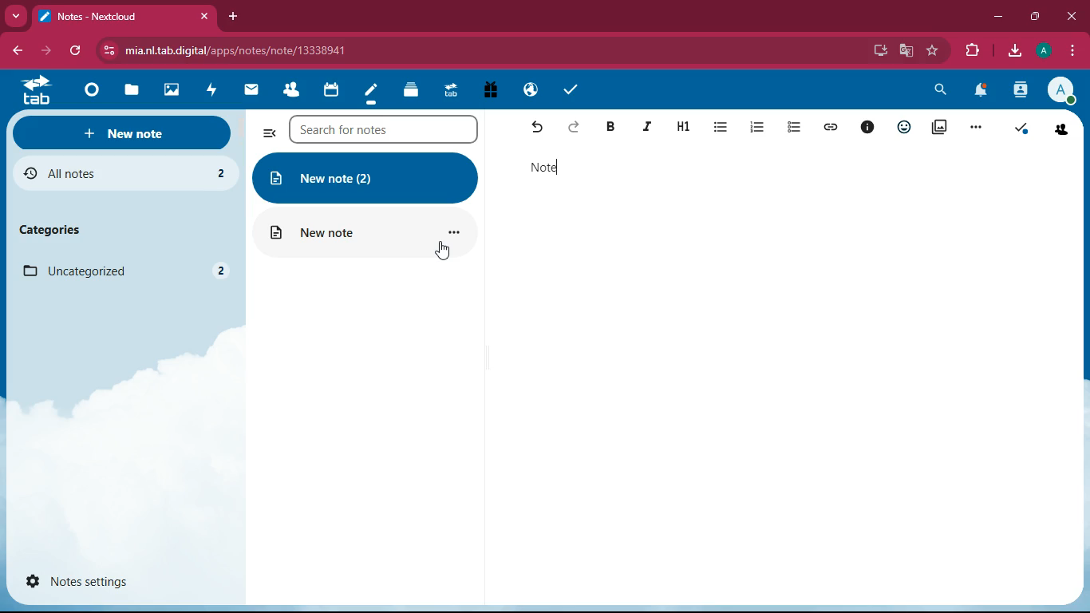 Image resolution: width=1090 pixels, height=613 pixels. What do you see at coordinates (123, 132) in the screenshot?
I see `new note` at bounding box center [123, 132].